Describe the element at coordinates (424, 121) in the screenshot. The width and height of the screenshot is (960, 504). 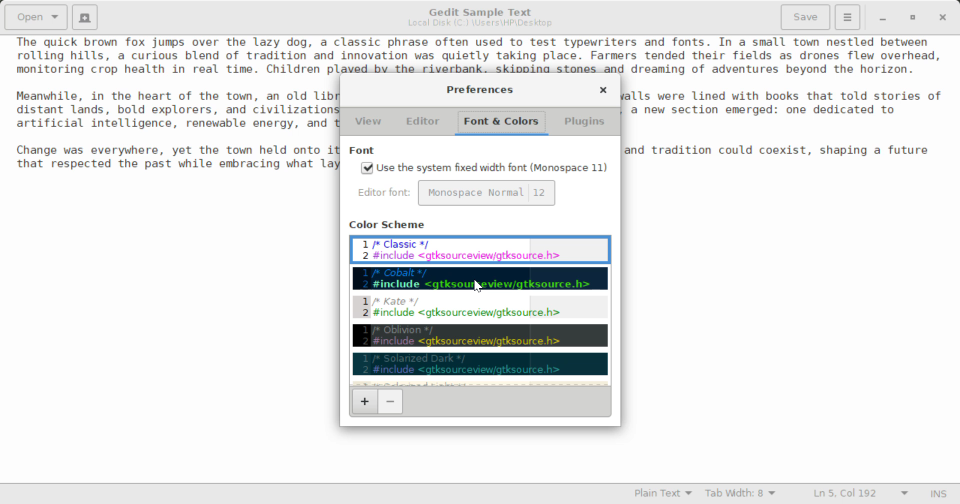
I see `Editor Tab` at that location.